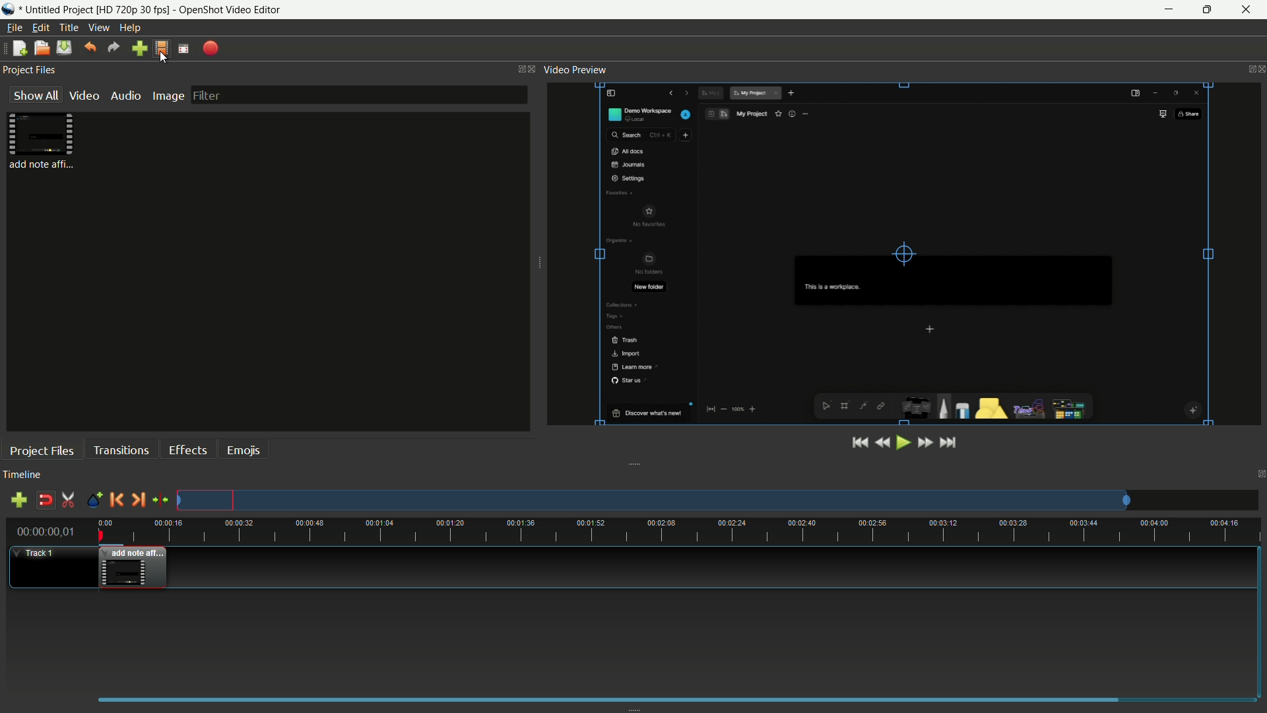  Describe the element at coordinates (41, 452) in the screenshot. I see `project files` at that location.